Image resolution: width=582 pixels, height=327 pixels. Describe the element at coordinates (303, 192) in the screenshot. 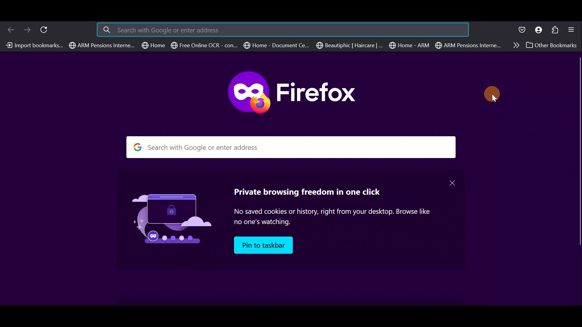

I see `Private browsing freedom in one click` at that location.